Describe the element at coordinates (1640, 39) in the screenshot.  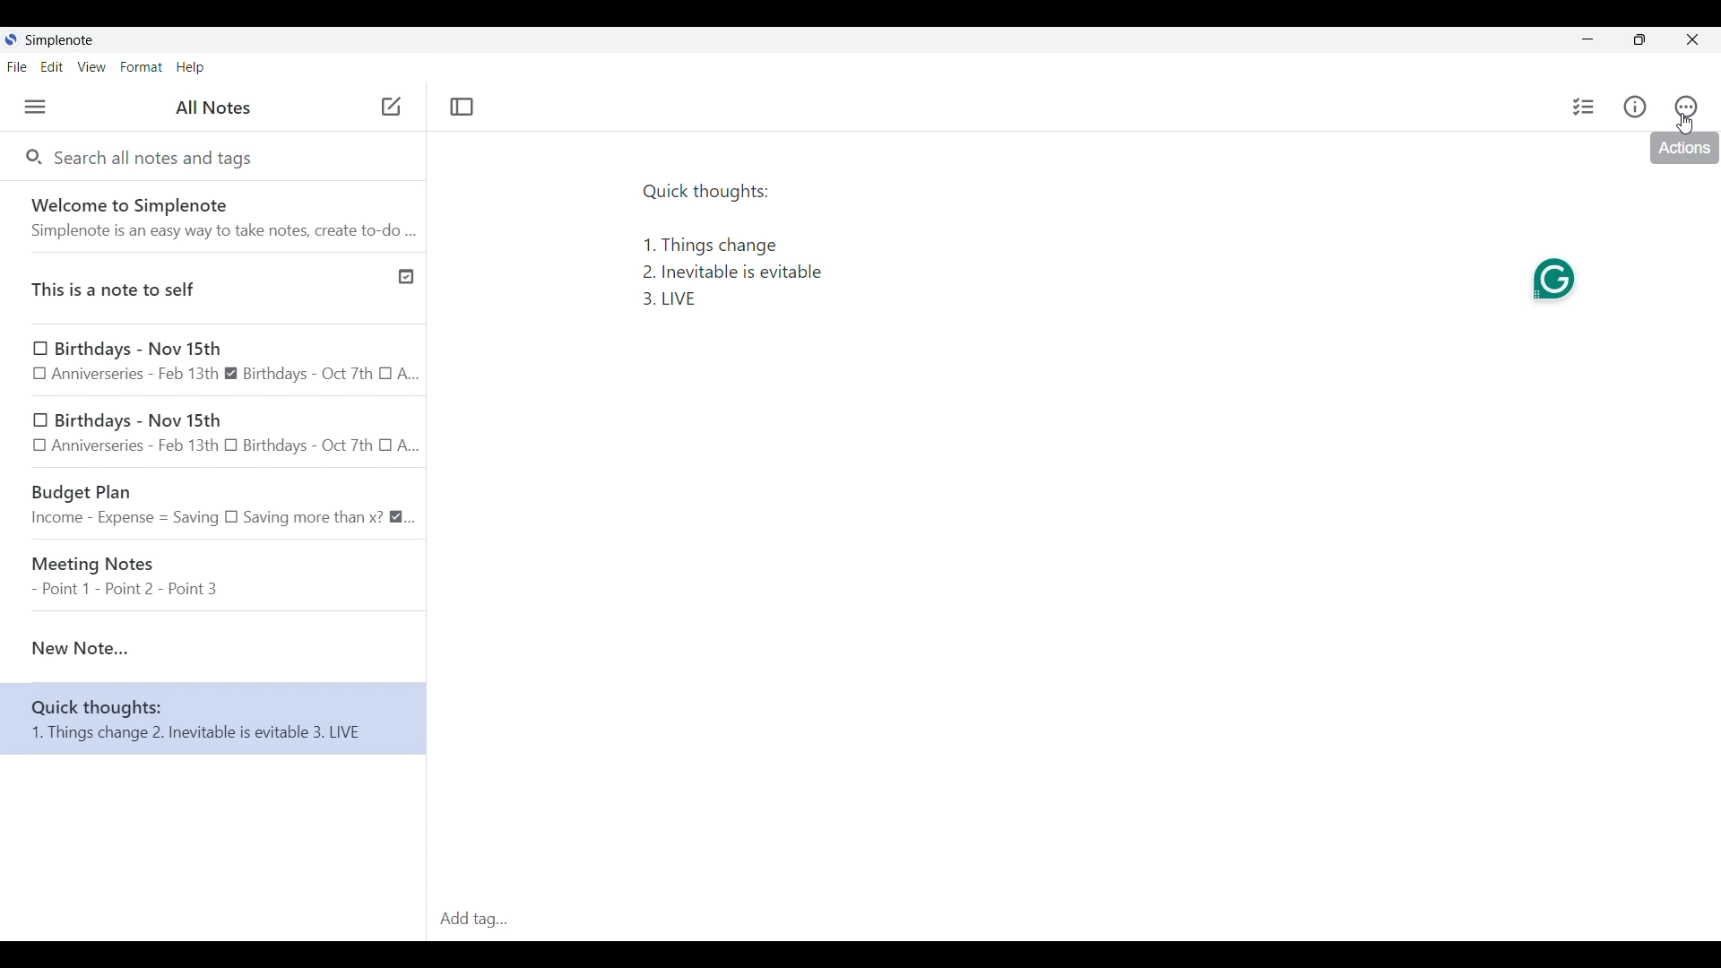
I see `Show interface in a smaller tab` at that location.